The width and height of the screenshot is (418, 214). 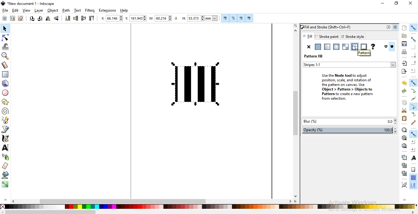 What do you see at coordinates (404, 119) in the screenshot?
I see `paste selection` at bounding box center [404, 119].